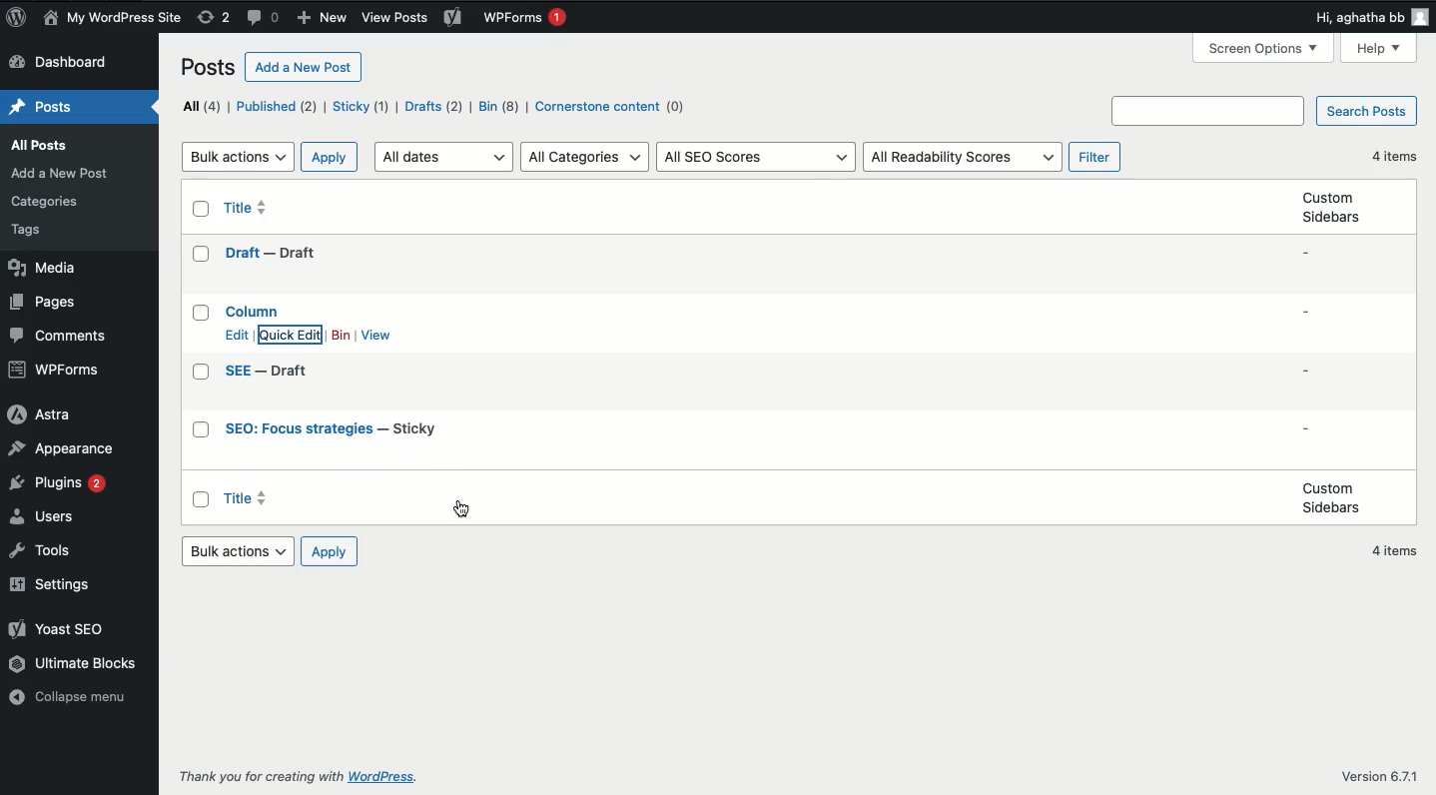 This screenshot has width=1436, height=795. Describe the element at coordinates (41, 268) in the screenshot. I see `Media` at that location.